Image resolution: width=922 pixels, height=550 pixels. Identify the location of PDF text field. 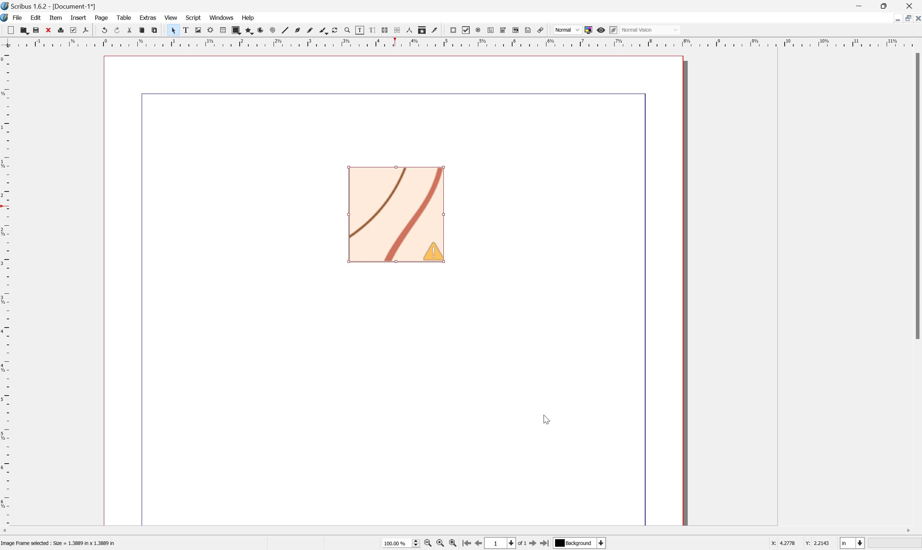
(490, 31).